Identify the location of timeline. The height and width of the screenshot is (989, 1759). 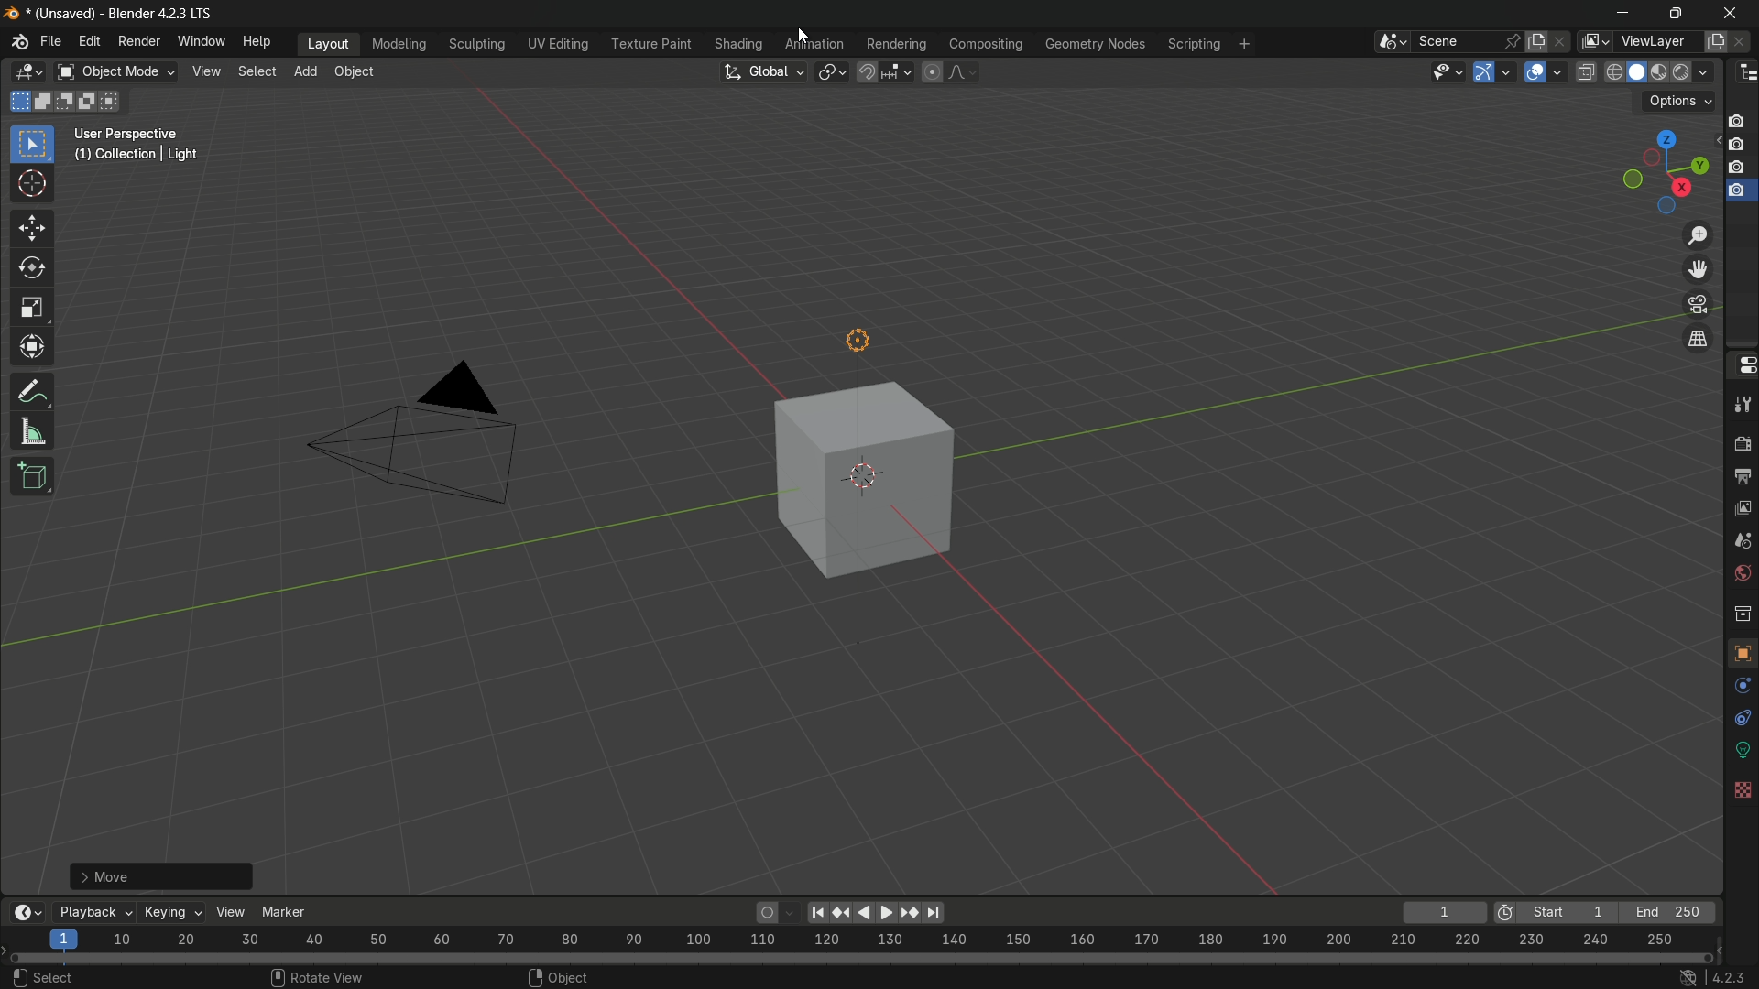
(28, 909).